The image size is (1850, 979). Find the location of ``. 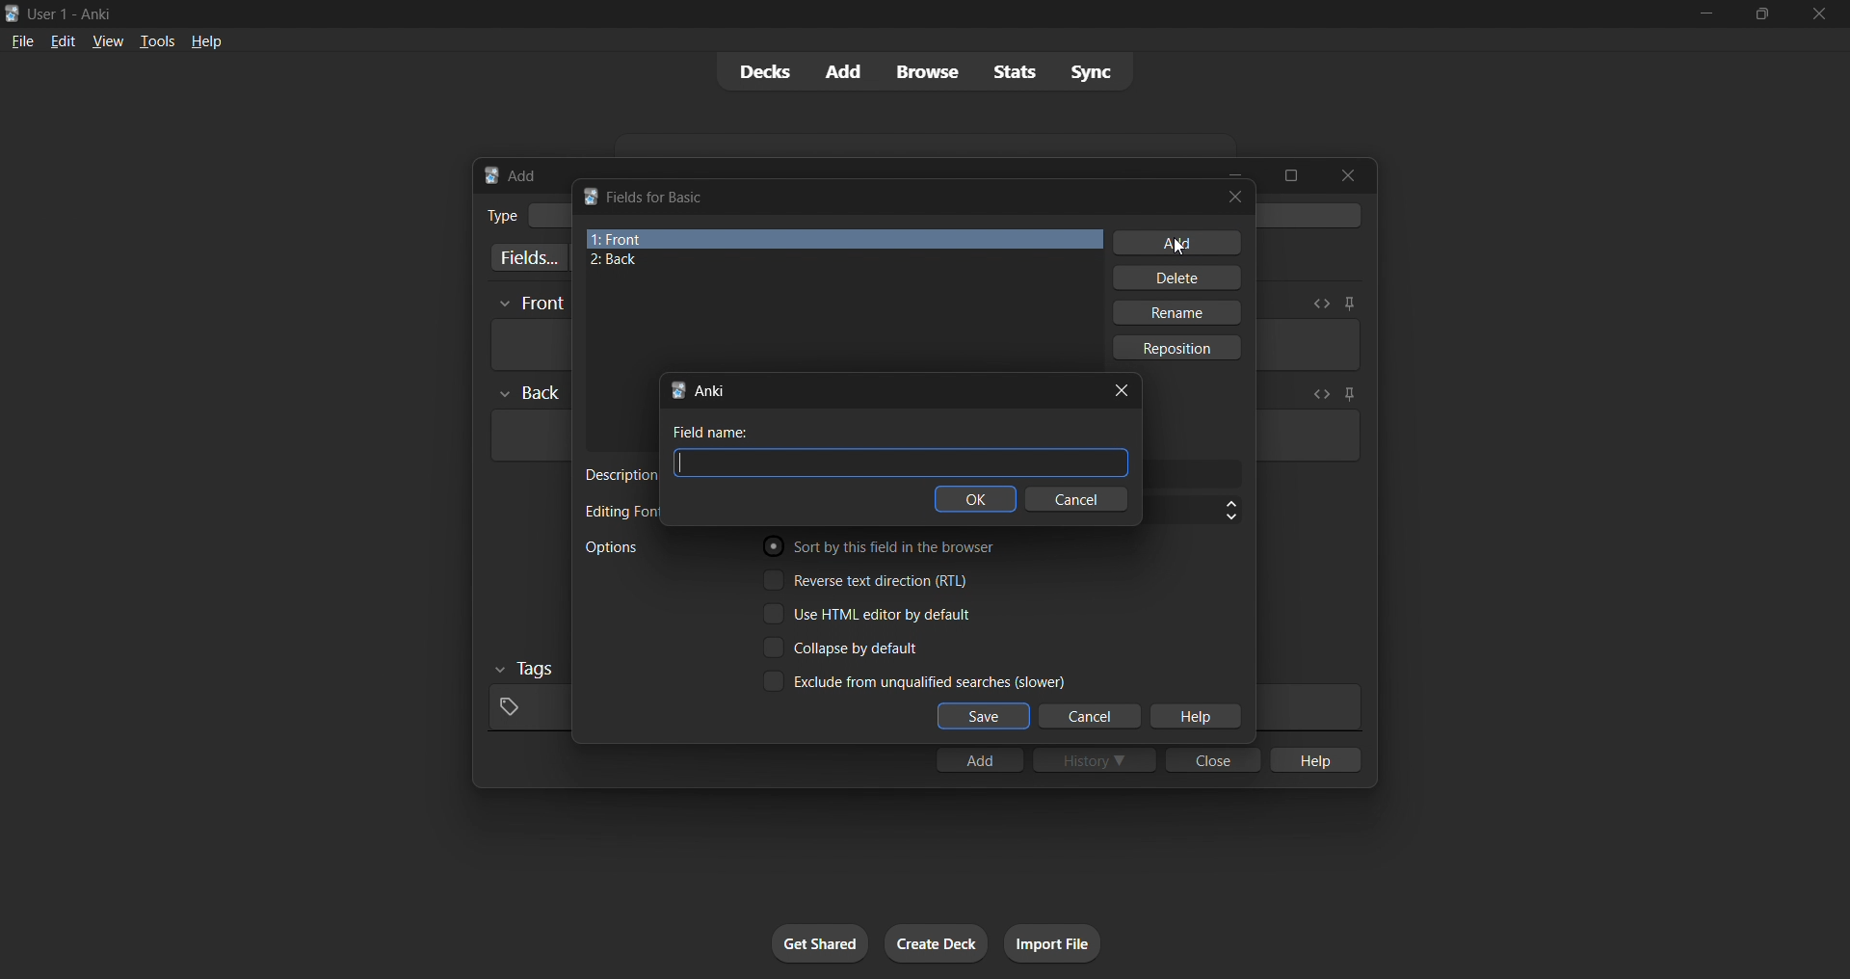

 is located at coordinates (526, 670).